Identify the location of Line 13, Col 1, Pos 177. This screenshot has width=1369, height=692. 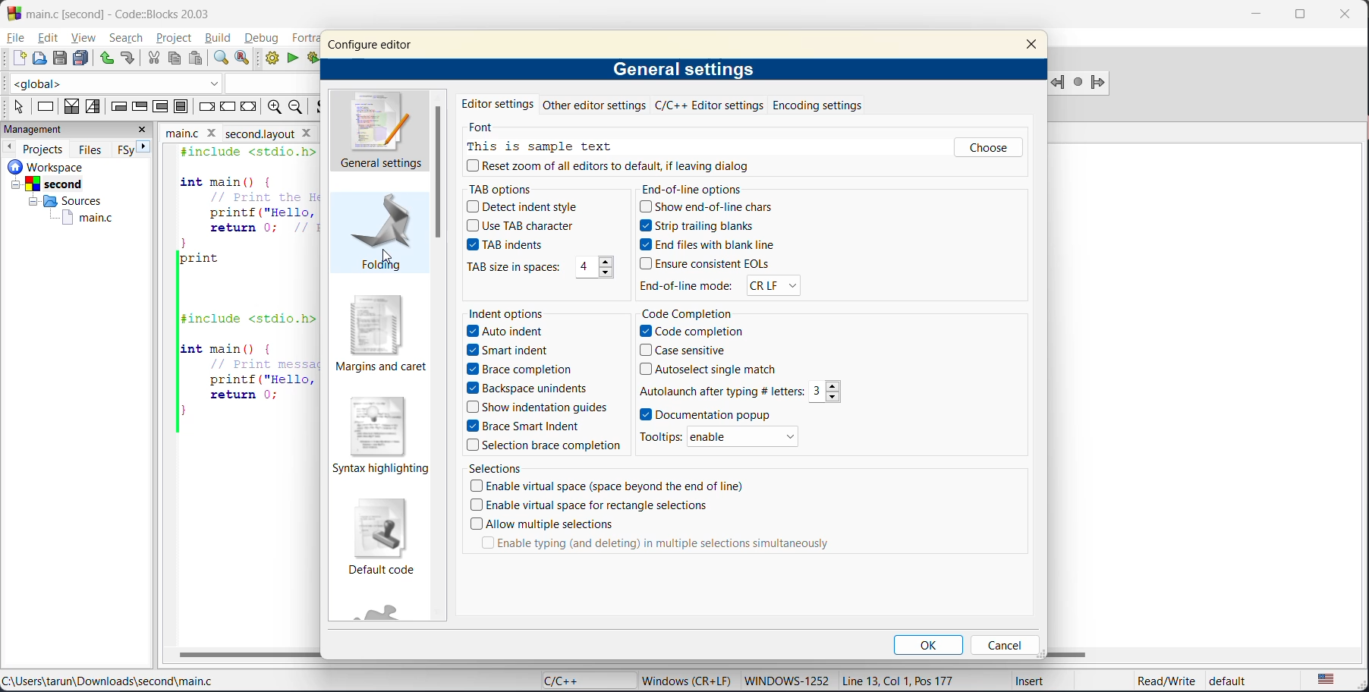
(906, 679).